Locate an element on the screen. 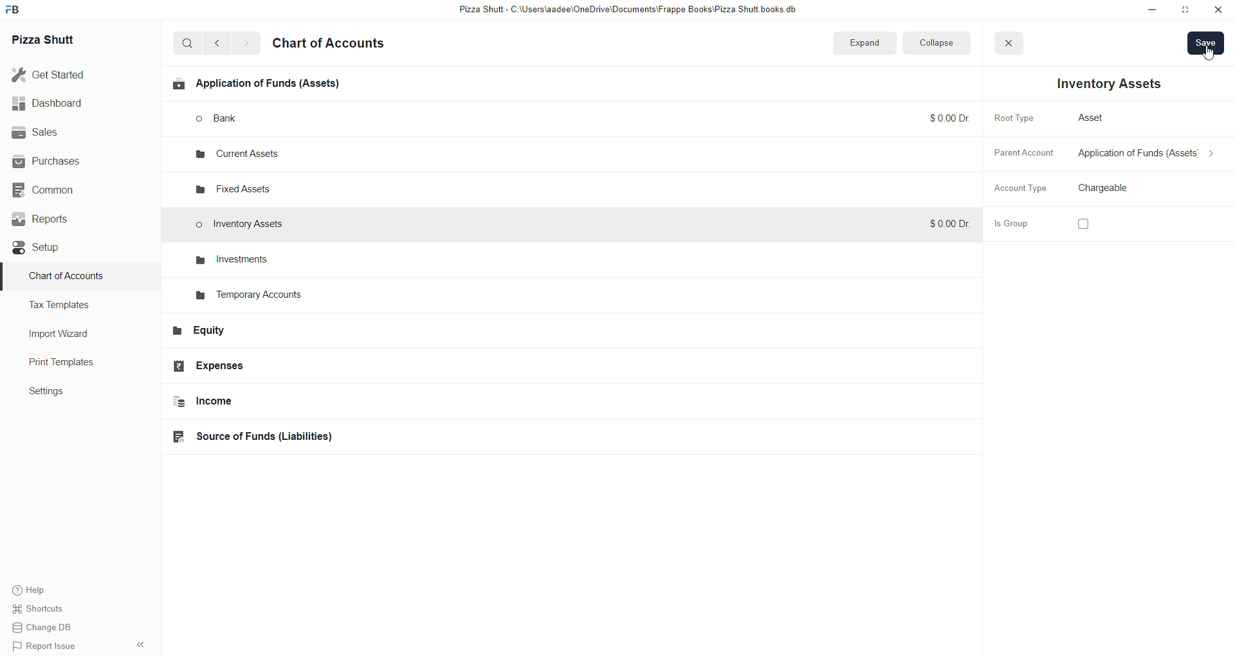 Image resolution: width=1235 pixels, height=656 pixels. Charts of Accounts  is located at coordinates (68, 279).